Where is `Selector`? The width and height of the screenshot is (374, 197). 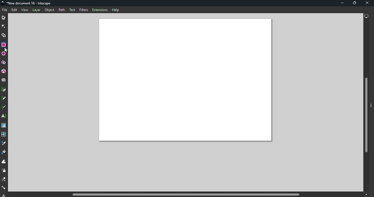 Selector is located at coordinates (4, 18).